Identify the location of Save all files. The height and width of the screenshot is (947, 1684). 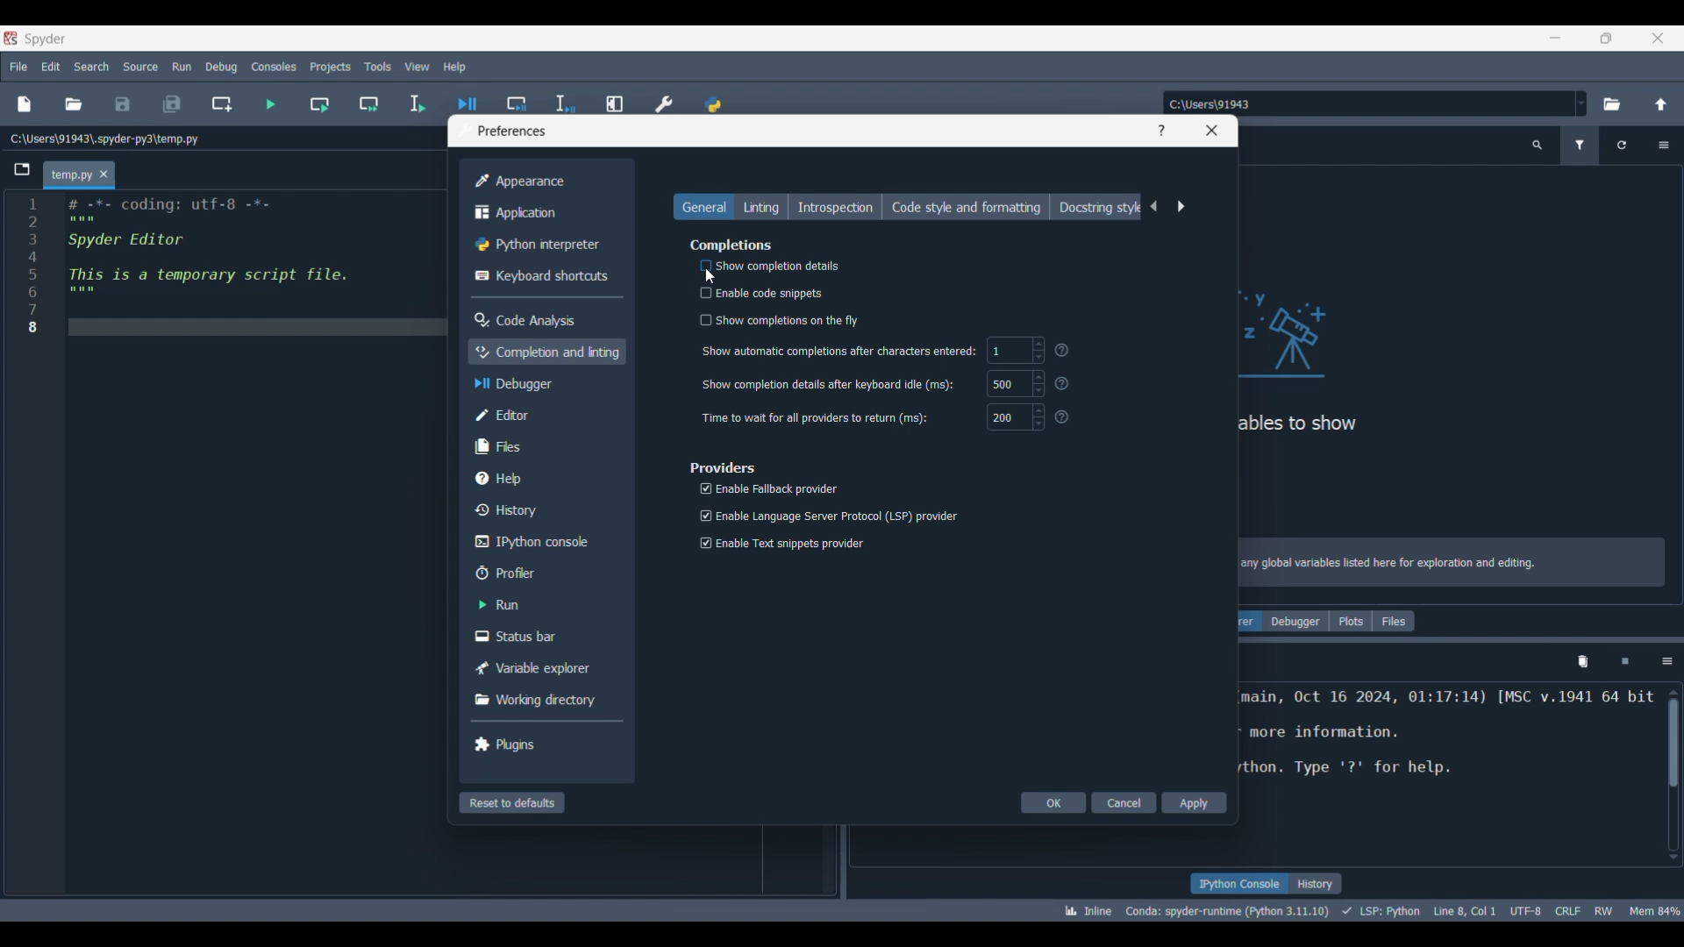
(172, 104).